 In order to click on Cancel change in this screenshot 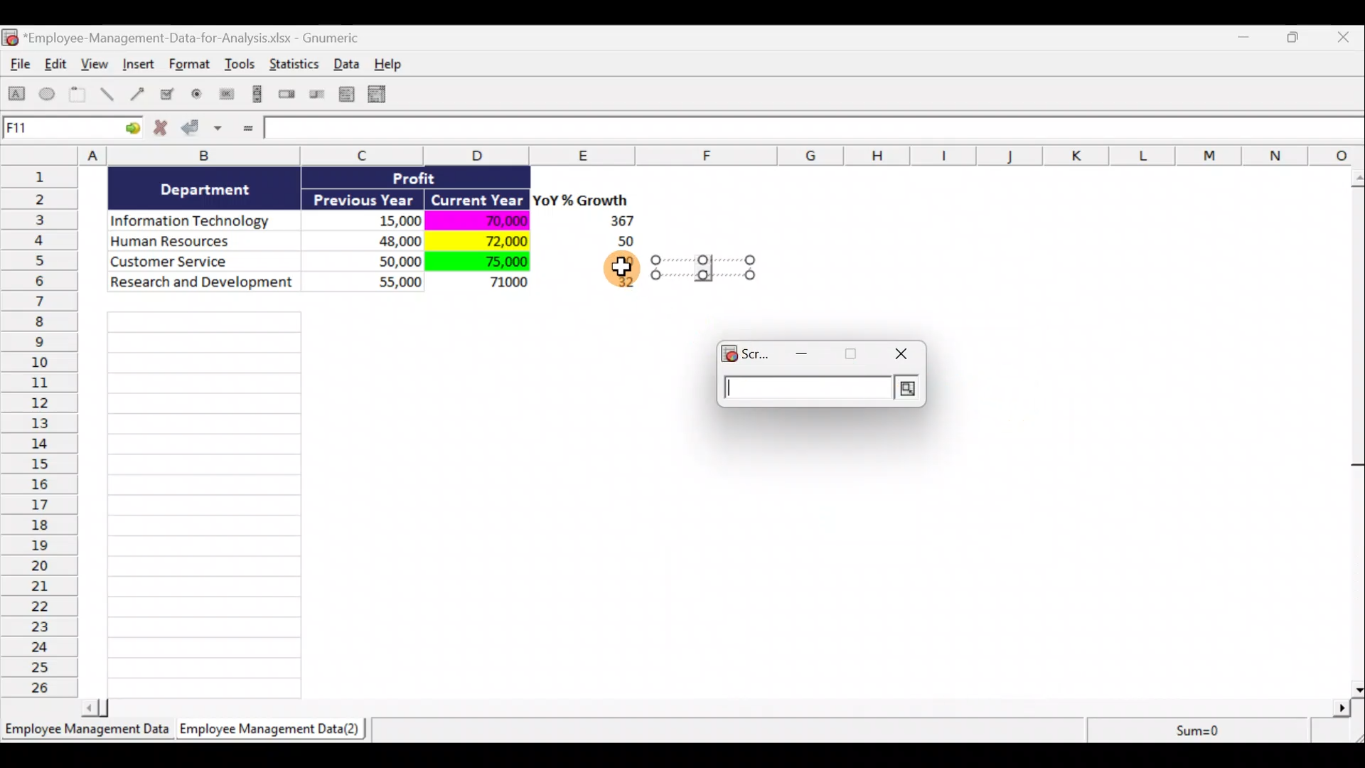, I will do `click(165, 131)`.